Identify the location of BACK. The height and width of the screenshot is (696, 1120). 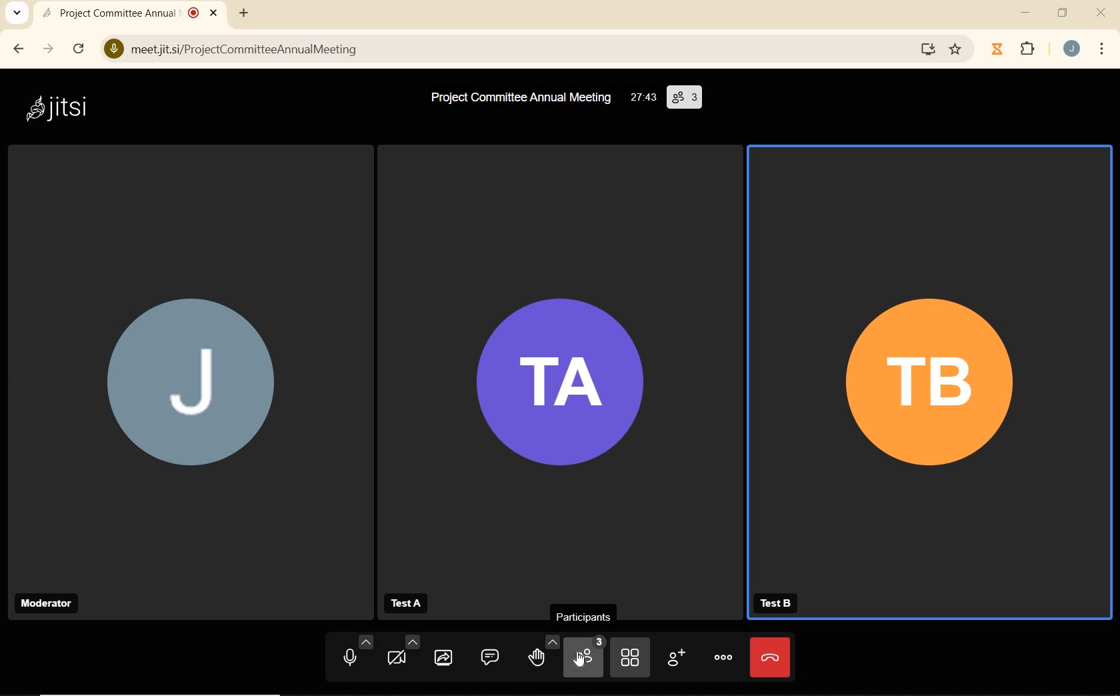
(19, 49).